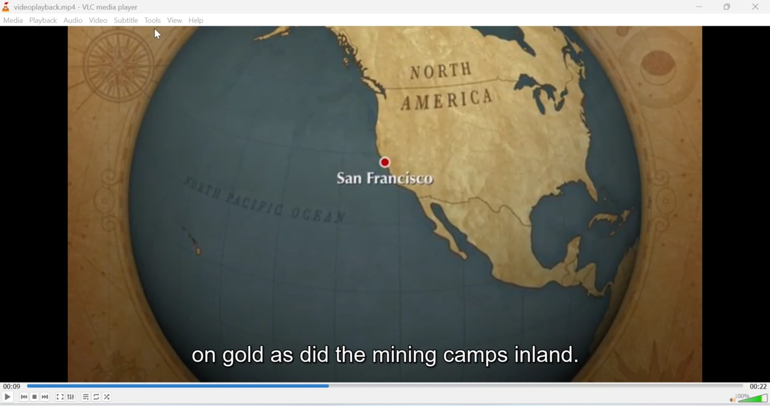 This screenshot has width=770, height=406. I want to click on Play/Pause, so click(8, 396).